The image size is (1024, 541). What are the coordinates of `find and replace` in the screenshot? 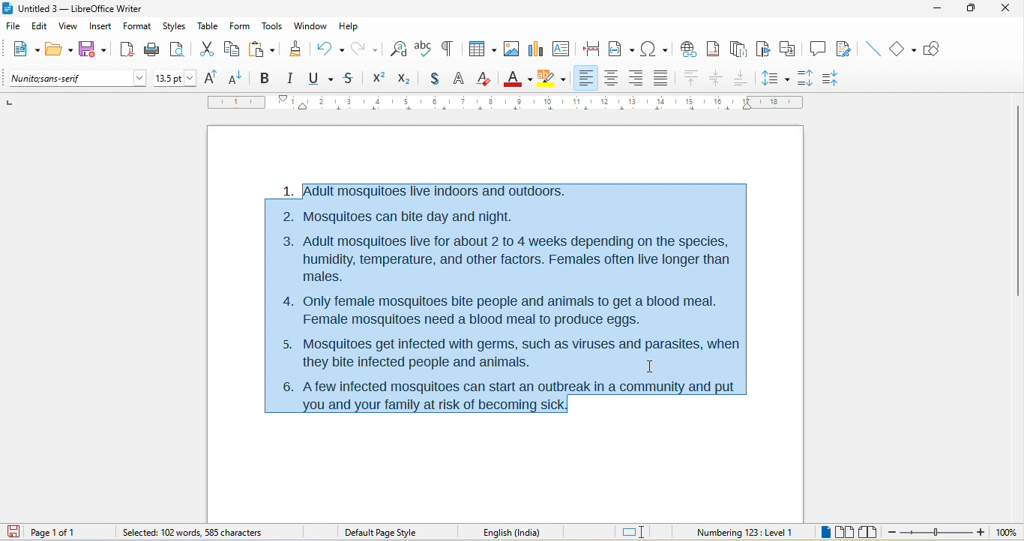 It's located at (399, 47).